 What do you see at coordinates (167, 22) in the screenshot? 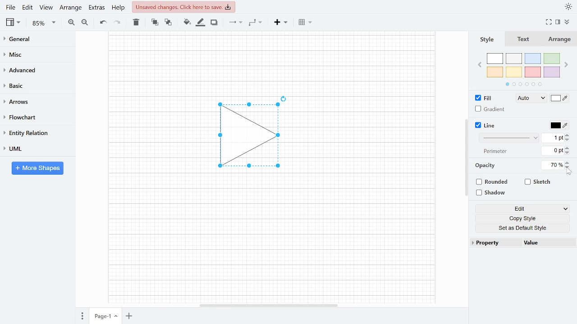
I see `To back` at bounding box center [167, 22].